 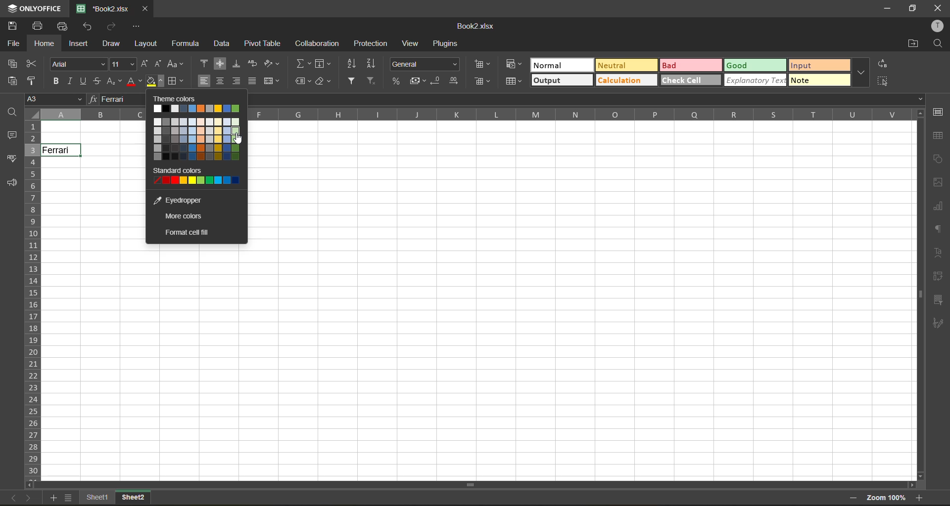 I want to click on font style, so click(x=80, y=64).